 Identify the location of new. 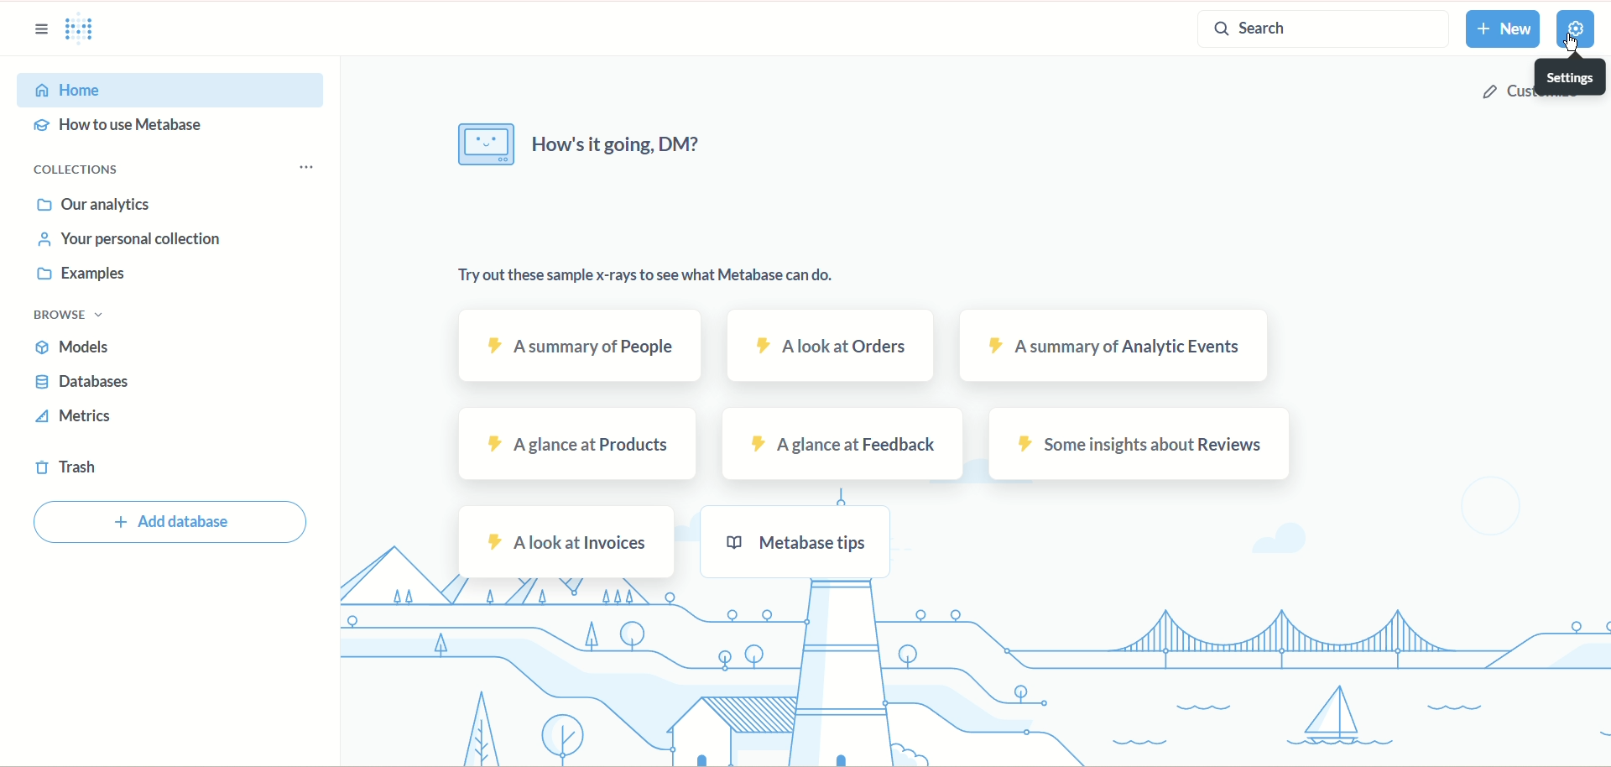
(1504, 28).